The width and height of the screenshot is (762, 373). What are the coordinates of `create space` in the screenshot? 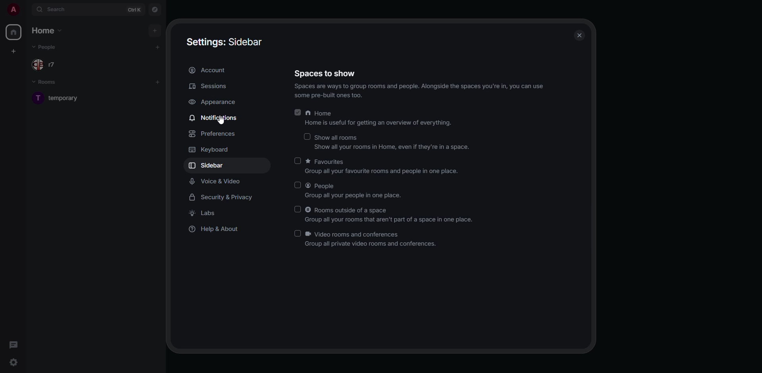 It's located at (12, 51).